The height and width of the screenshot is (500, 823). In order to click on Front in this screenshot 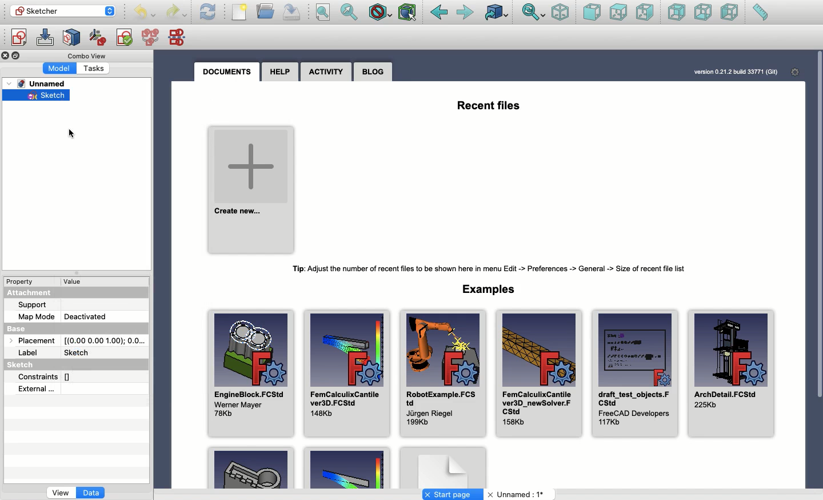, I will do `click(592, 13)`.